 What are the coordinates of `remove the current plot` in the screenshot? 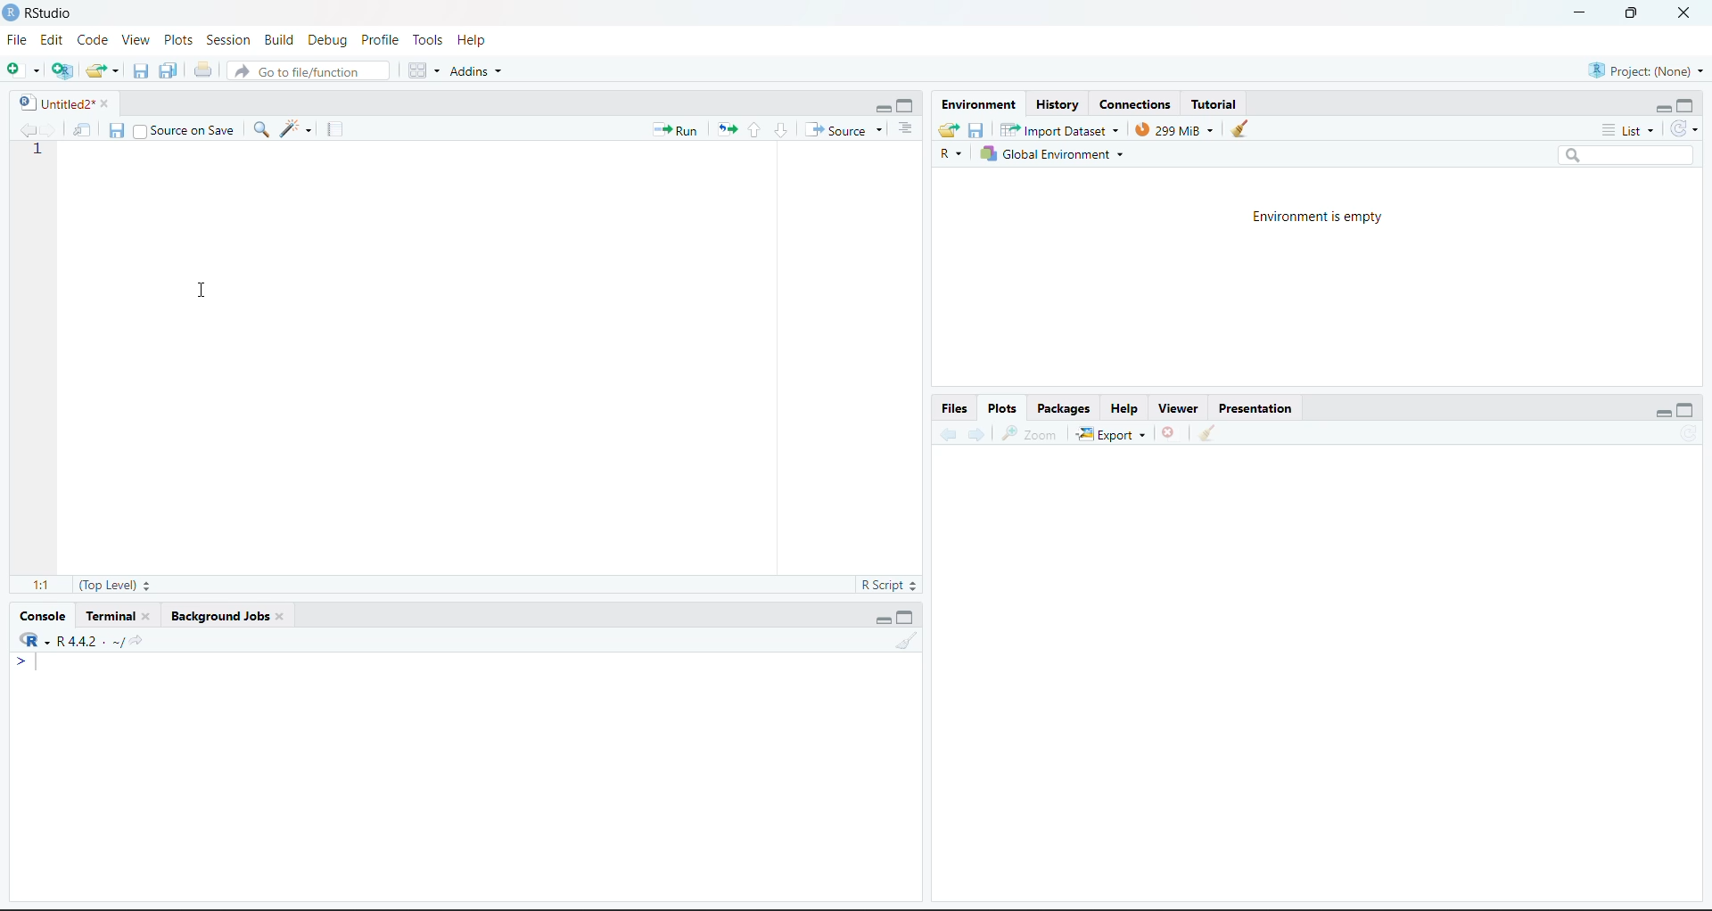 It's located at (1172, 431).